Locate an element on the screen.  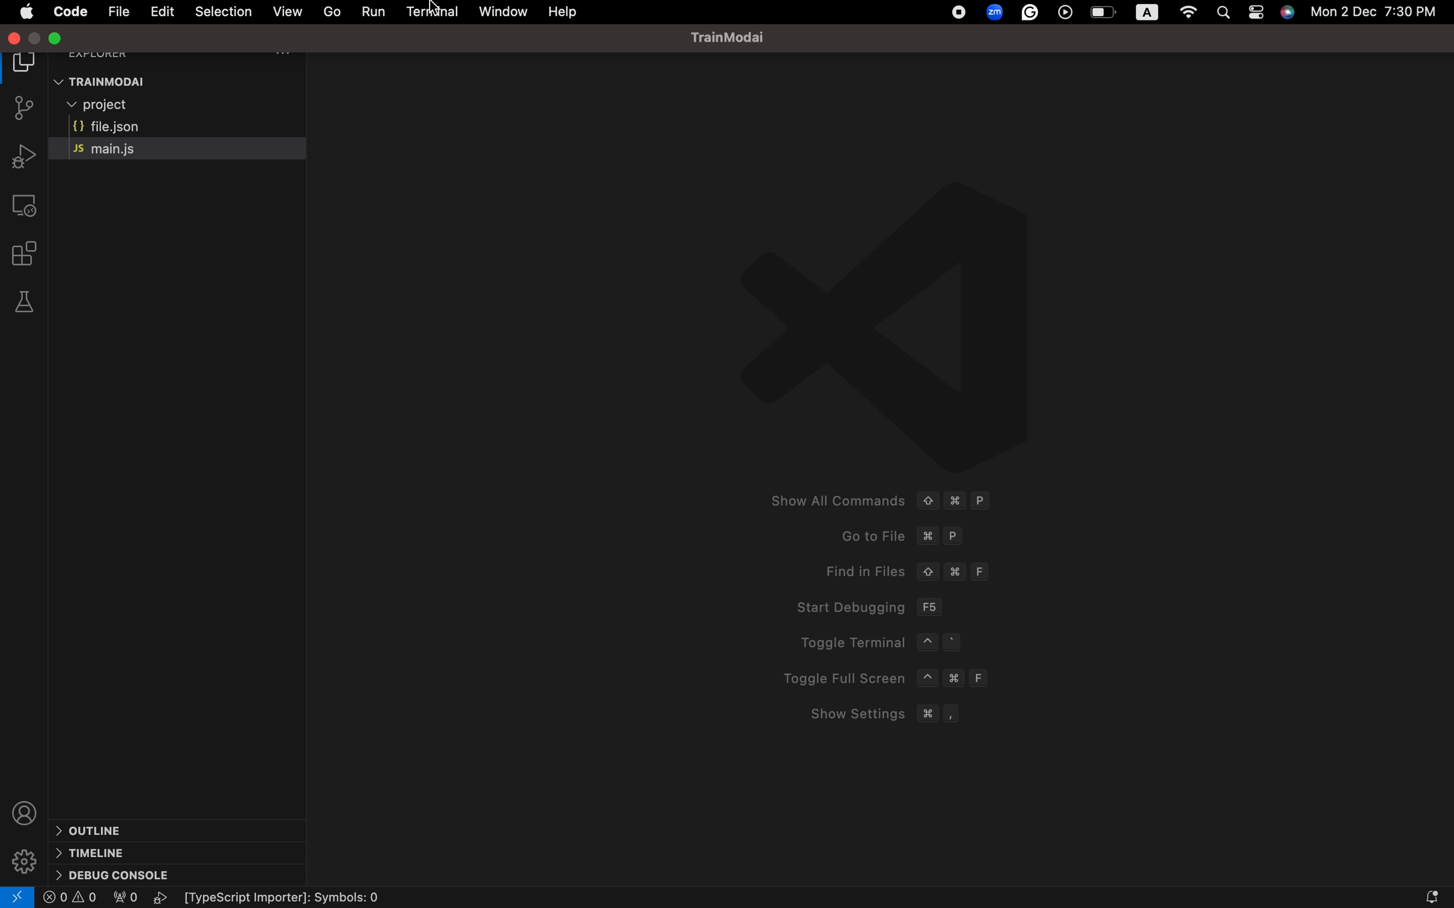
run is located at coordinates (375, 11).